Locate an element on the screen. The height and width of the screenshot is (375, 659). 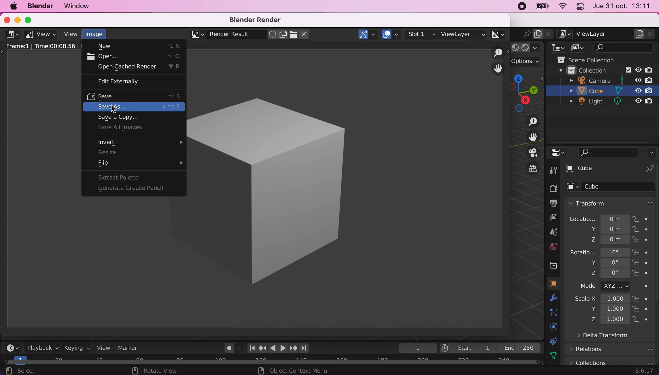
end 250 is located at coordinates (522, 348).